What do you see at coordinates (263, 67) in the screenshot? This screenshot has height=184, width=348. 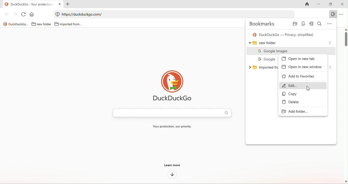 I see `imported from chromium` at bounding box center [263, 67].